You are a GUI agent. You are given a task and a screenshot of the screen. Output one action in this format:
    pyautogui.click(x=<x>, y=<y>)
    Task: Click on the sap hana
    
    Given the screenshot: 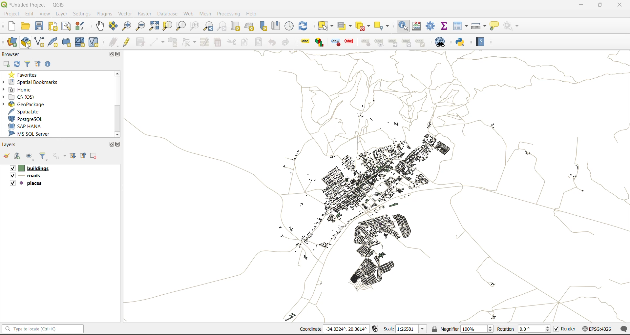 What is the action you would take?
    pyautogui.click(x=31, y=127)
    